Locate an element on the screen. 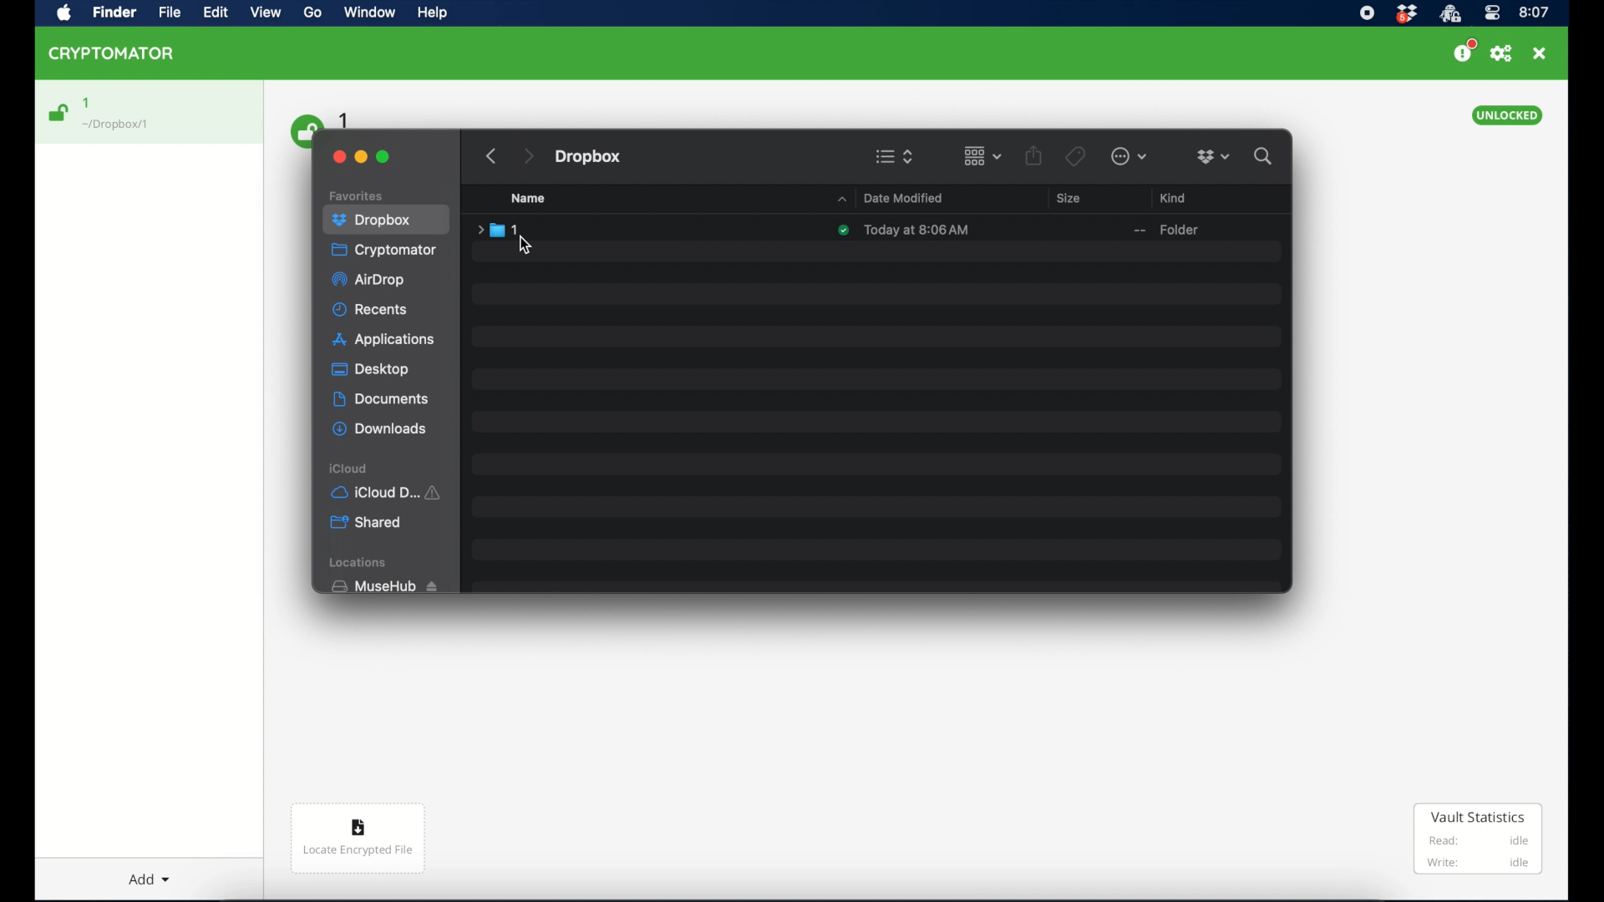 This screenshot has height=902, width=1604. Add dropdown is located at coordinates (153, 873).